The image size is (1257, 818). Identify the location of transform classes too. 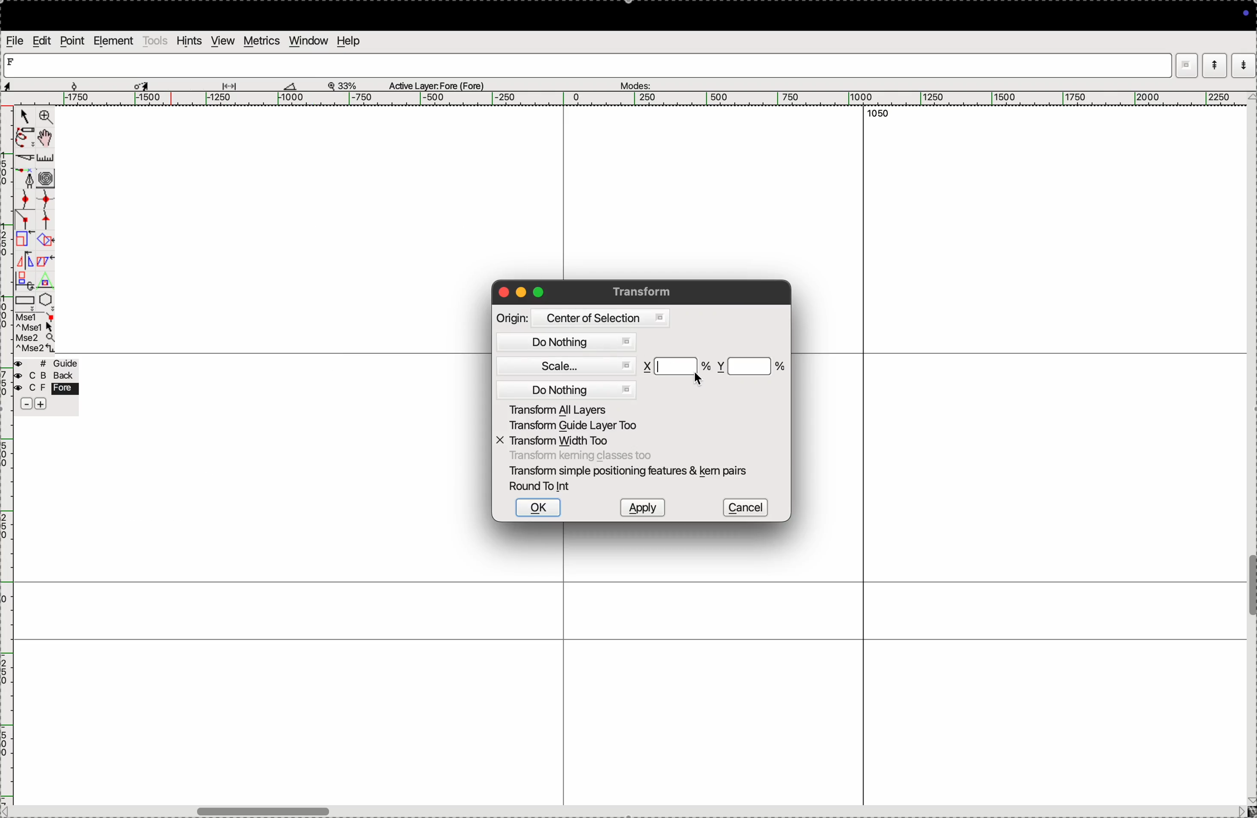
(580, 456).